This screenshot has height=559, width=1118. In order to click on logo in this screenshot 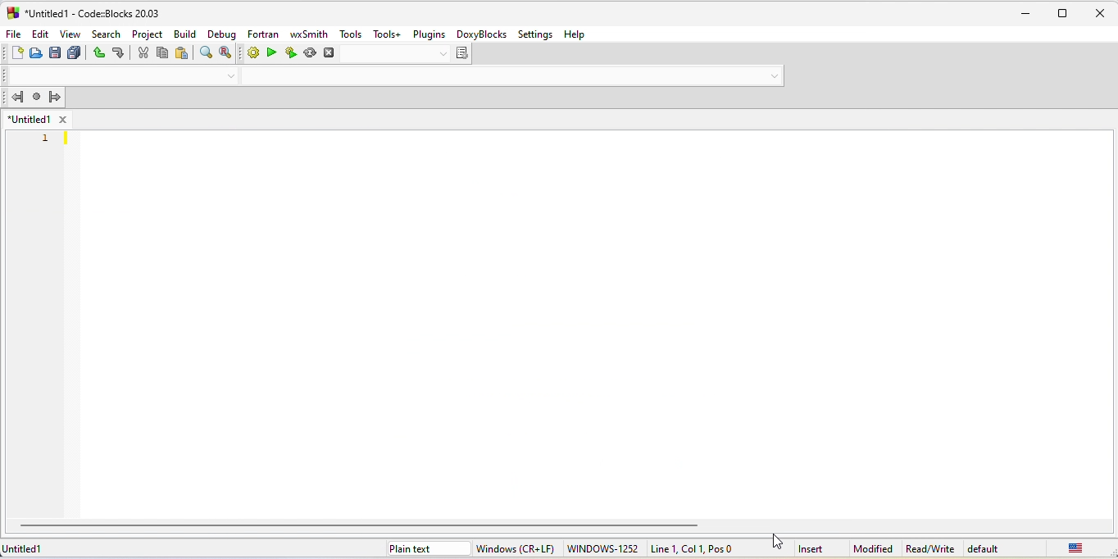, I will do `click(12, 13)`.